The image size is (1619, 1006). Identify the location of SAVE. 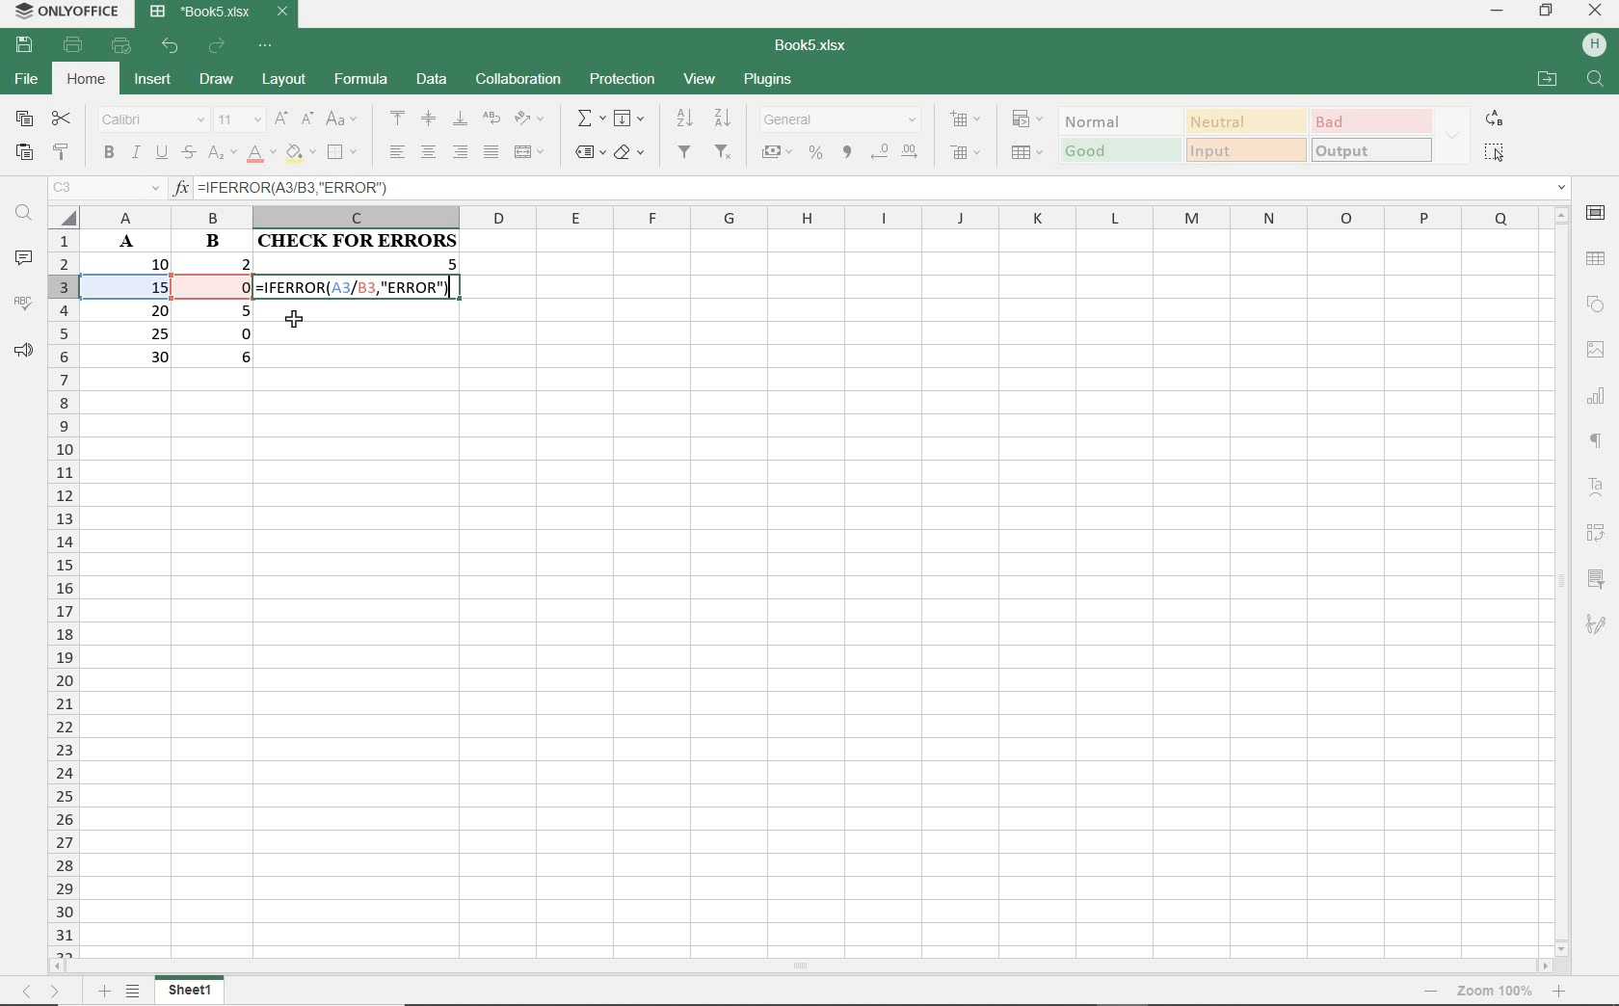
(21, 47).